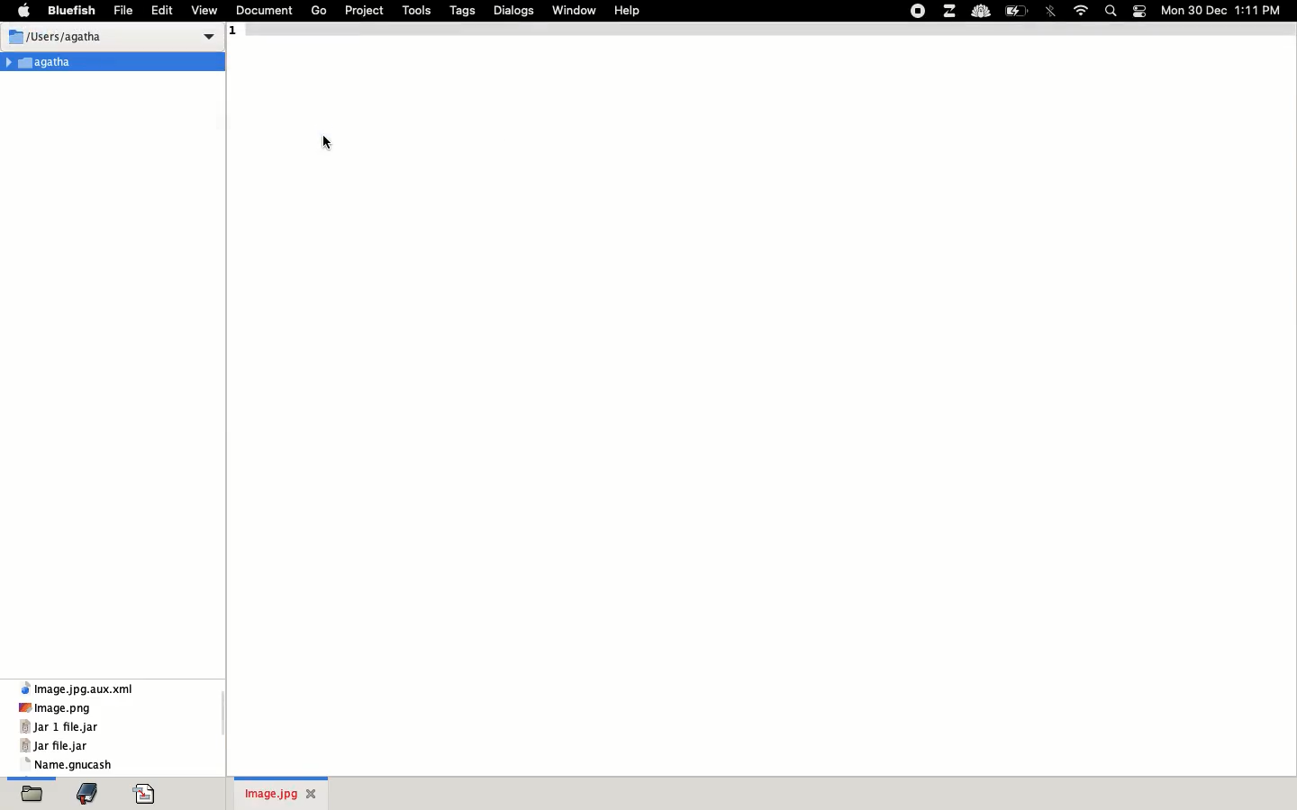  What do you see at coordinates (514, 10) in the screenshot?
I see `dialogs` at bounding box center [514, 10].